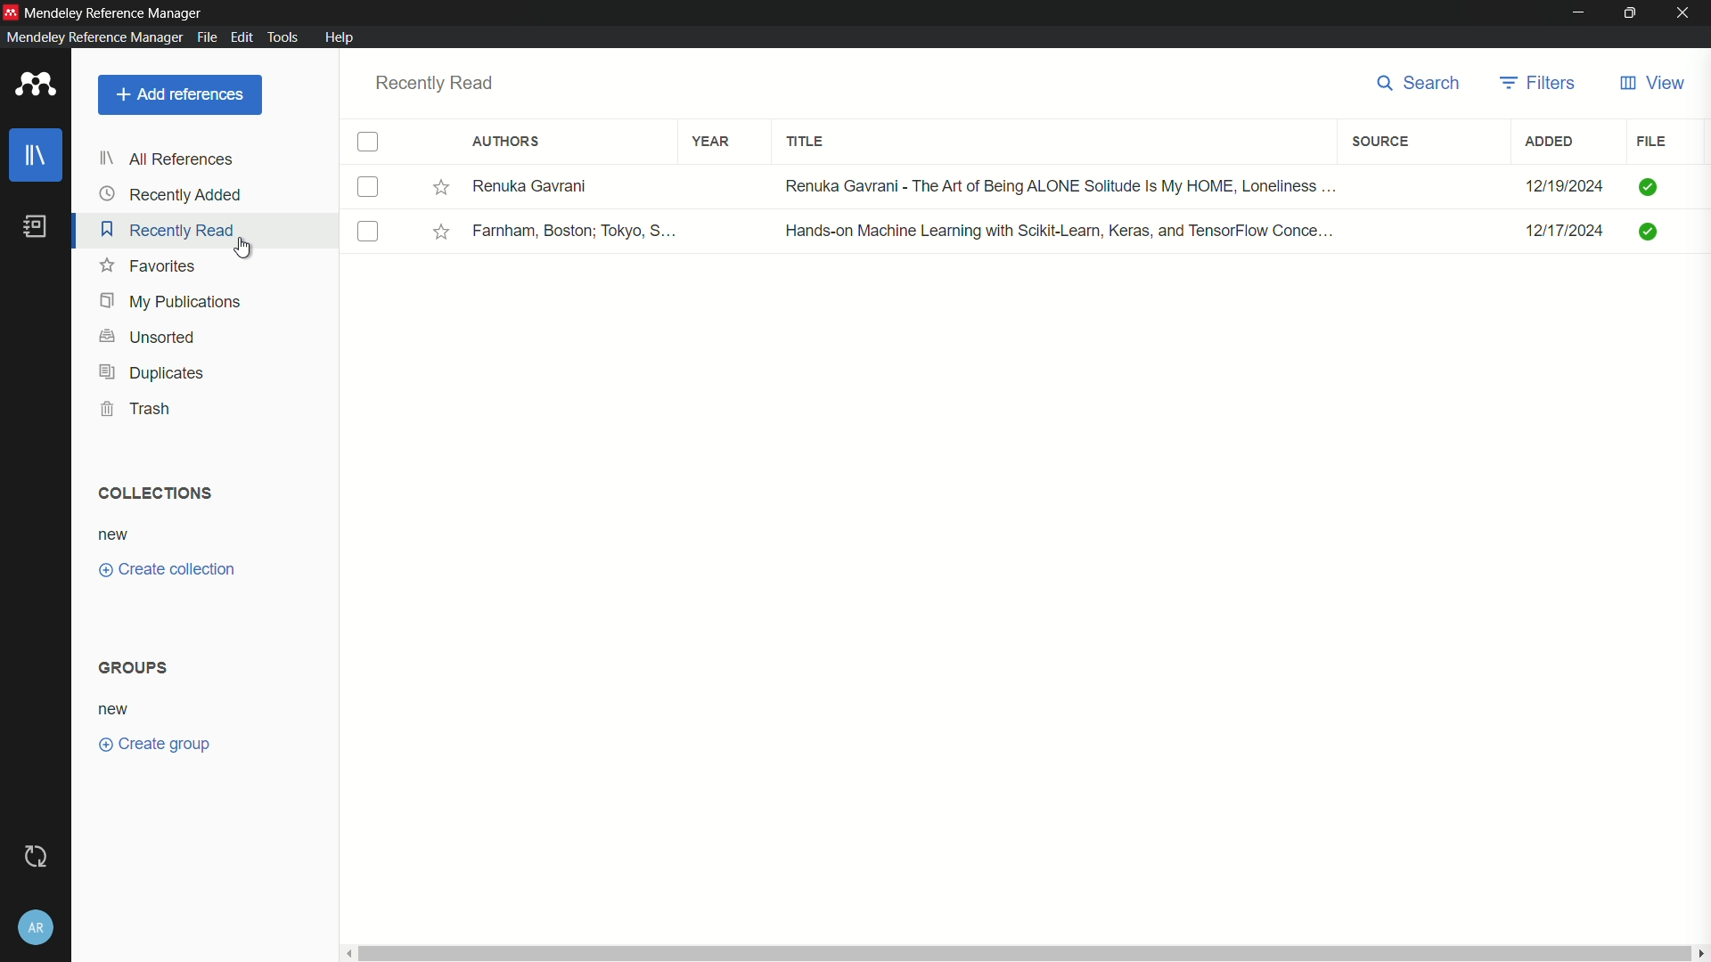  I want to click on Toggle favorites, so click(439, 185).